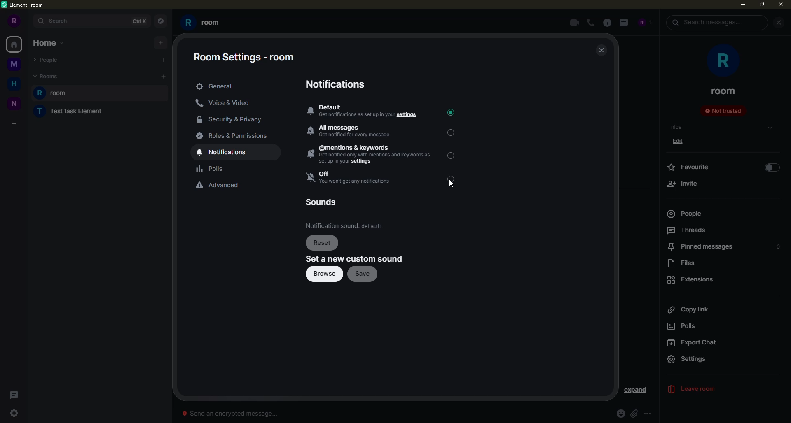 Image resolution: width=791 pixels, height=423 pixels. I want to click on threads, so click(16, 395).